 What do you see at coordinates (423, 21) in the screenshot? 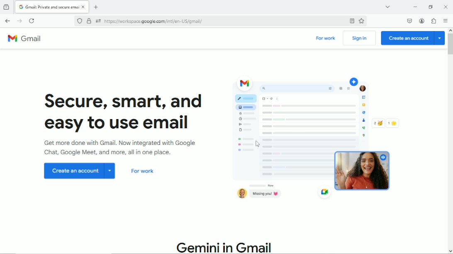
I see `Account` at bounding box center [423, 21].